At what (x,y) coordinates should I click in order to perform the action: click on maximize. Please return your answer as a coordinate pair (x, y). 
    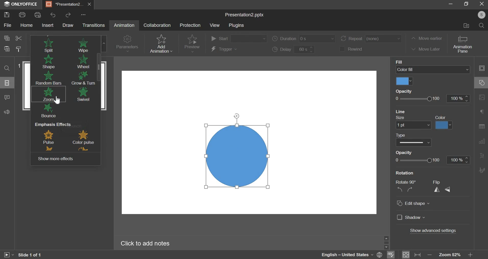
    Looking at the image, I should click on (468, 4).